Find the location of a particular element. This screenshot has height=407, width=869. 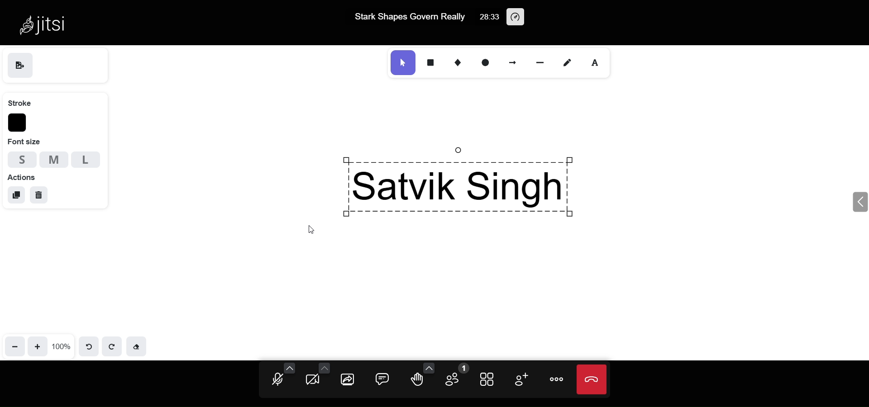

more audio option is located at coordinates (290, 368).